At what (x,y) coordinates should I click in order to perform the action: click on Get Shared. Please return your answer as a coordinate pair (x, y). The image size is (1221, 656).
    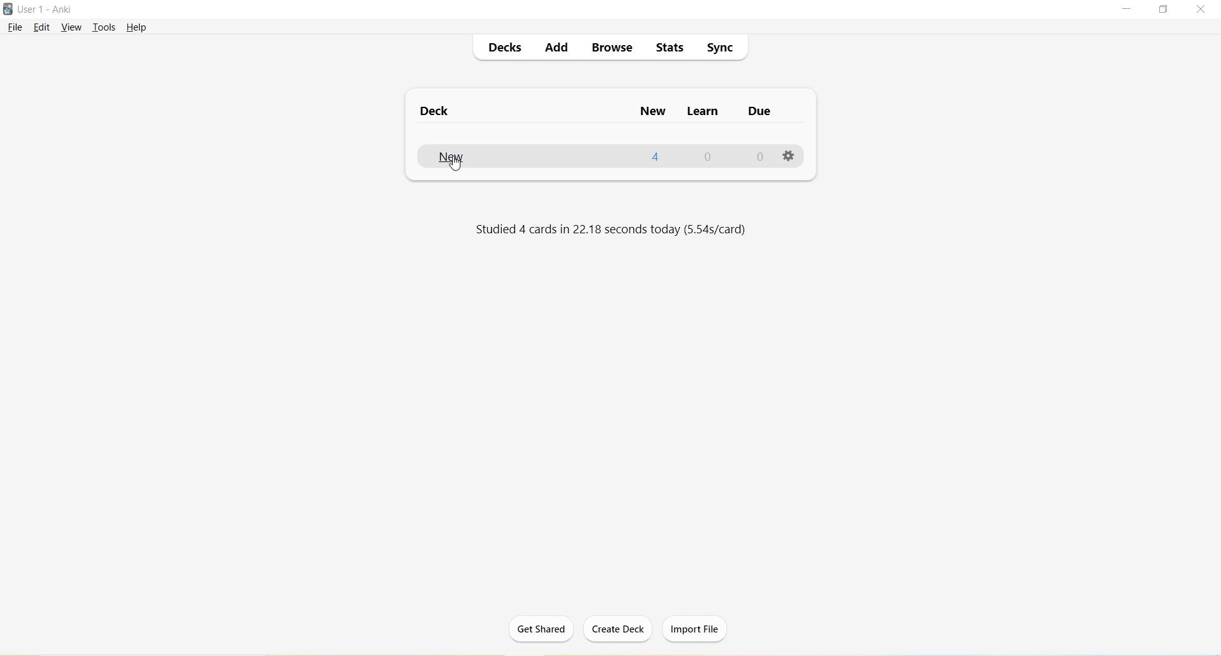
    Looking at the image, I should click on (543, 631).